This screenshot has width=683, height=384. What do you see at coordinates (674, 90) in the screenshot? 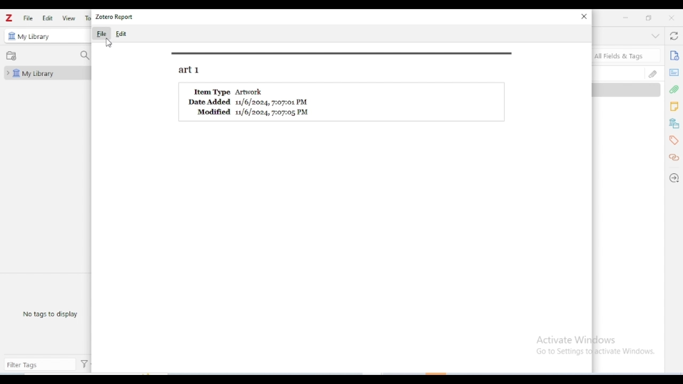
I see `attachments` at bounding box center [674, 90].